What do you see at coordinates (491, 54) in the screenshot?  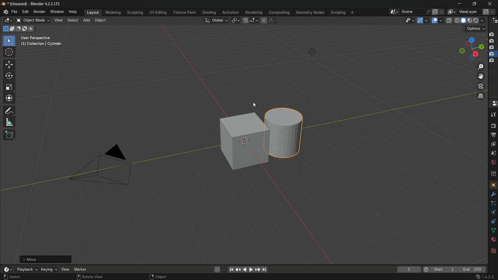 I see `capture` at bounding box center [491, 54].